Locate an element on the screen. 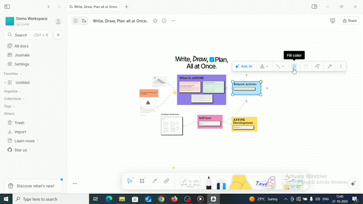 The width and height of the screenshot is (363, 204). More is located at coordinates (341, 66).